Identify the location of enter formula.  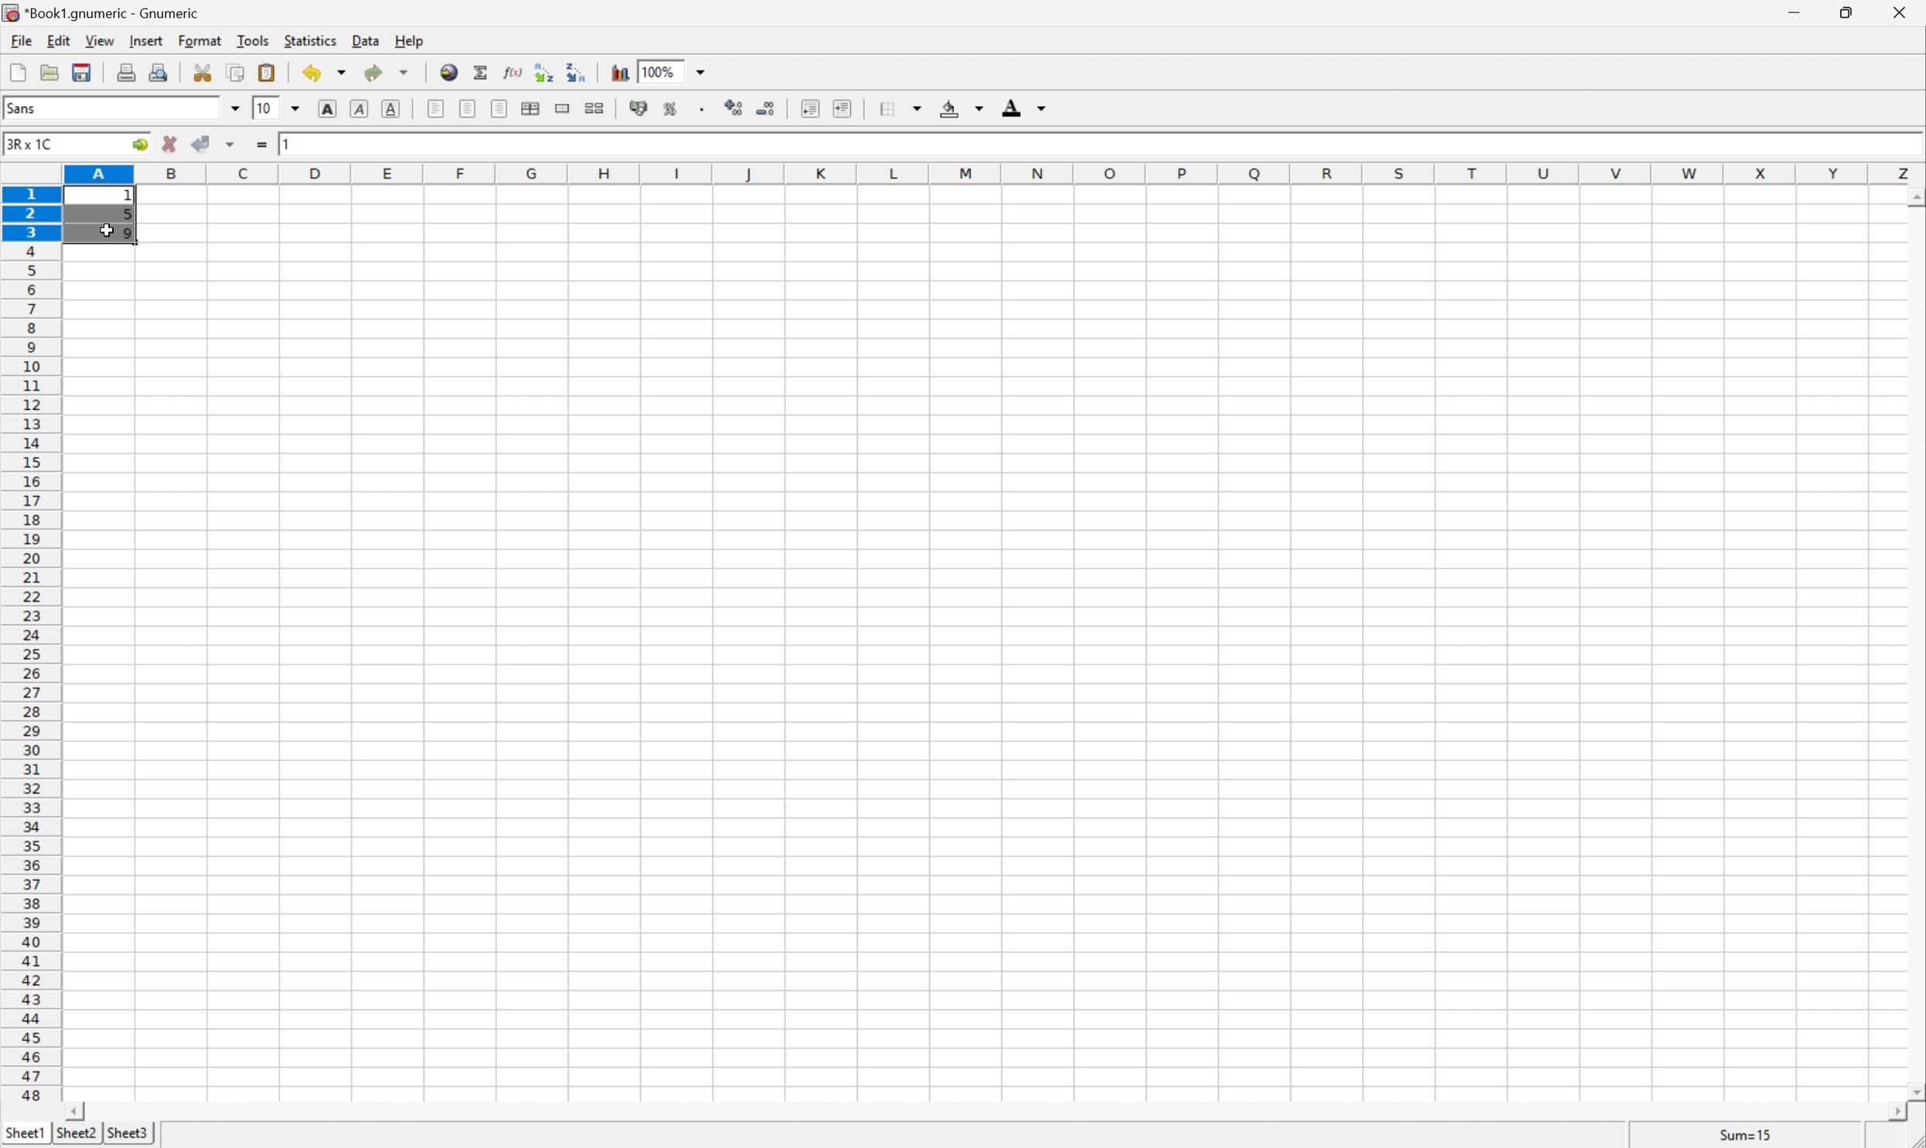
(262, 145).